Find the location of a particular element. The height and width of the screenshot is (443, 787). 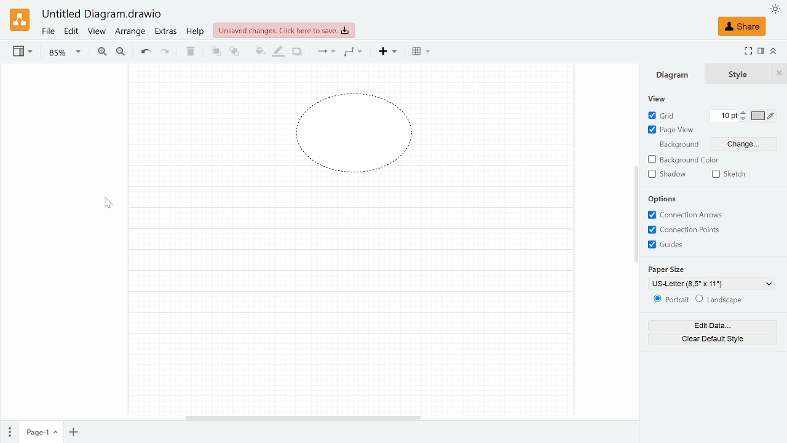

paper size is located at coordinates (670, 269).